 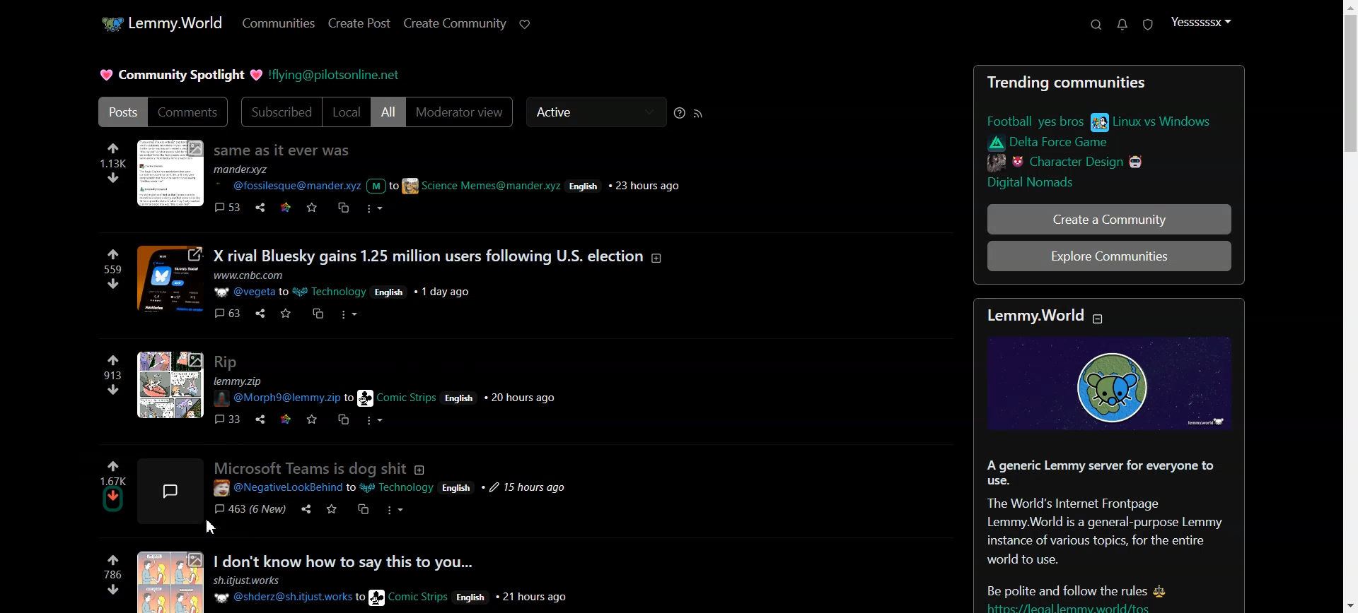 What do you see at coordinates (318, 314) in the screenshot?
I see `cs` at bounding box center [318, 314].